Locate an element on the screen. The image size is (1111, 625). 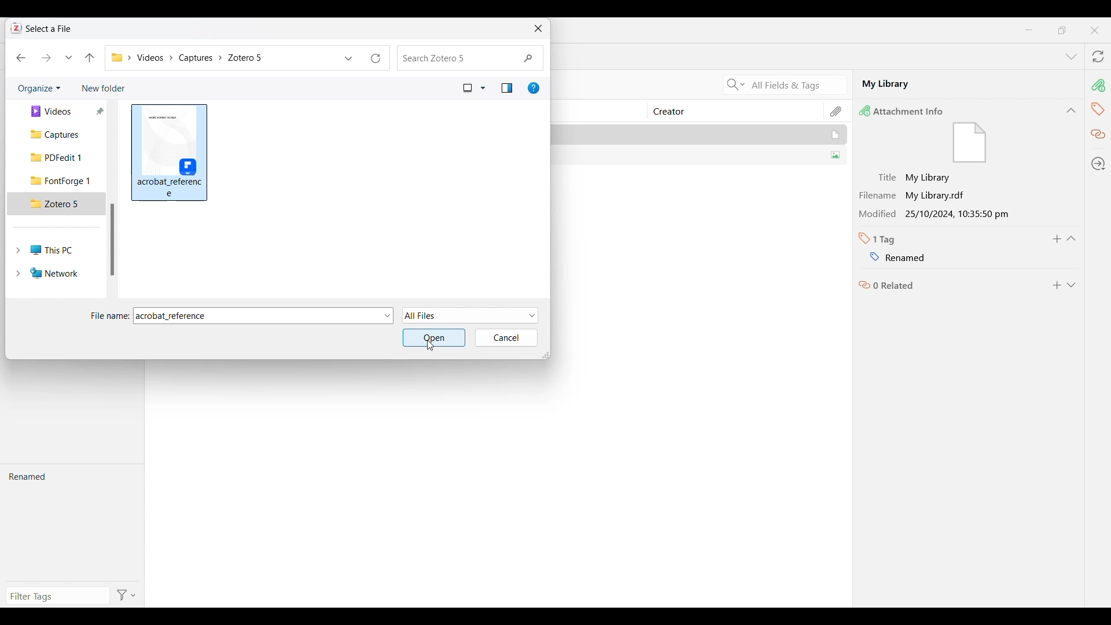
Network is located at coordinates (55, 274).